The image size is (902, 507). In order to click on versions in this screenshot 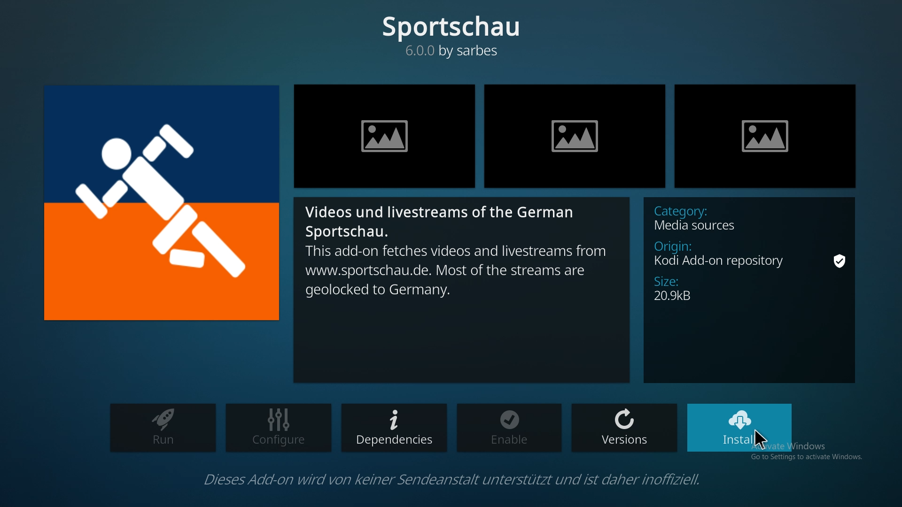, I will do `click(624, 430)`.